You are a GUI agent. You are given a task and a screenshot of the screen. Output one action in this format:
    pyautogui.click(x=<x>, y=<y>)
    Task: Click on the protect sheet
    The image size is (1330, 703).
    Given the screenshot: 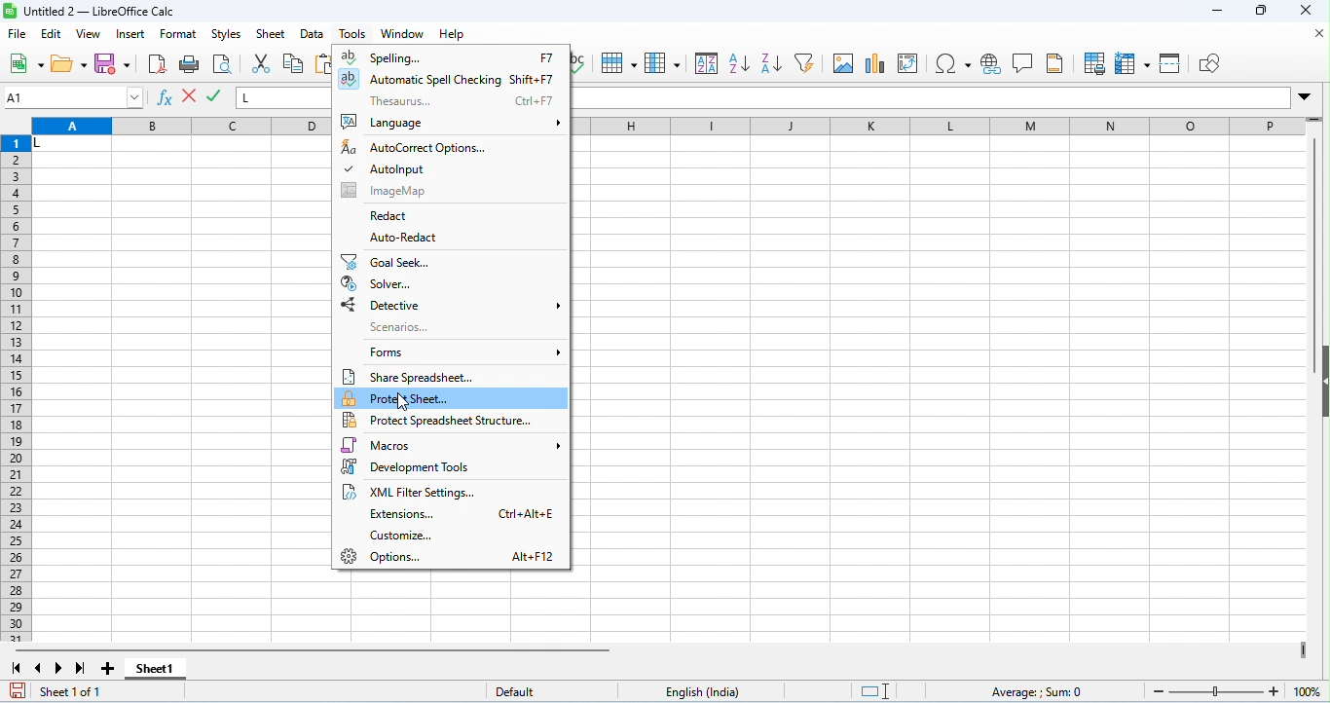 What is the action you would take?
    pyautogui.click(x=453, y=397)
    